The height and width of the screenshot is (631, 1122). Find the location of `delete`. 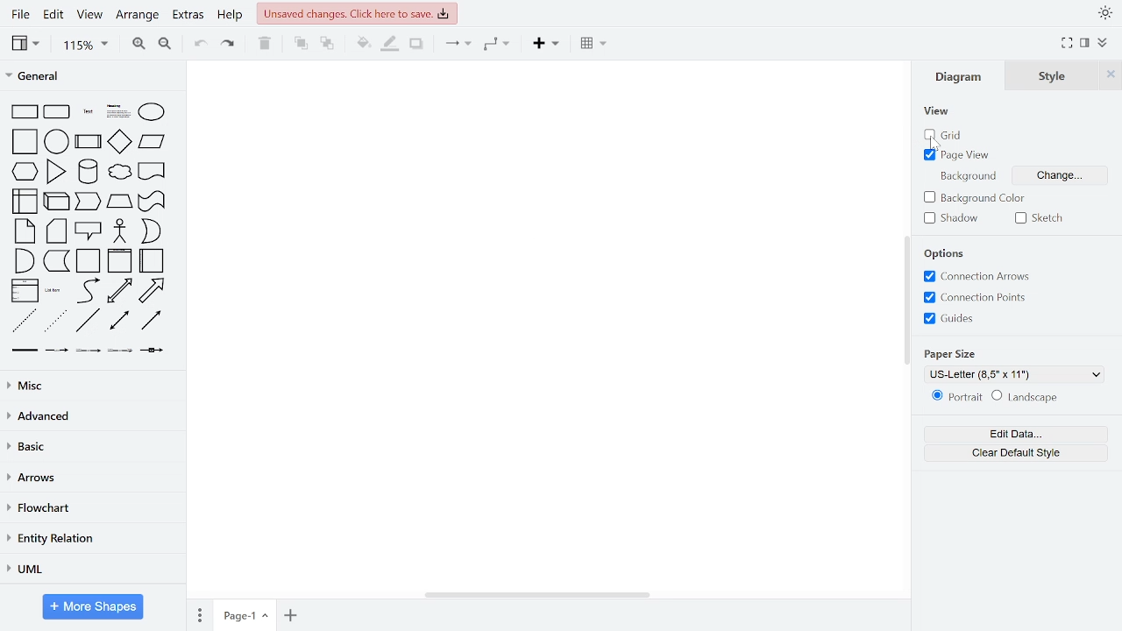

delete is located at coordinates (264, 43).